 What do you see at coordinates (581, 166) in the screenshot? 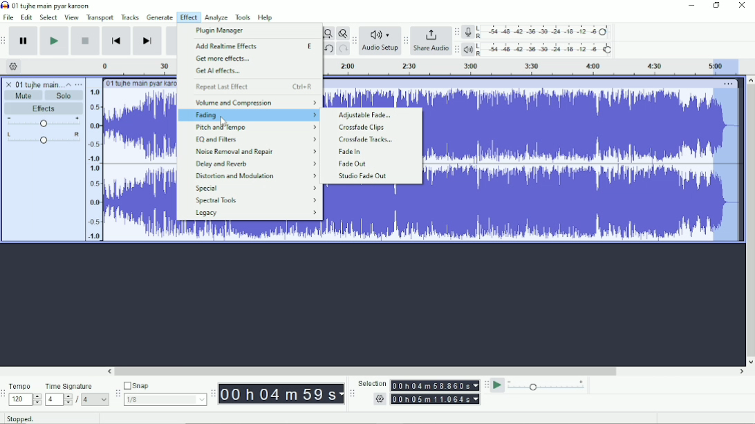
I see `Audio` at bounding box center [581, 166].